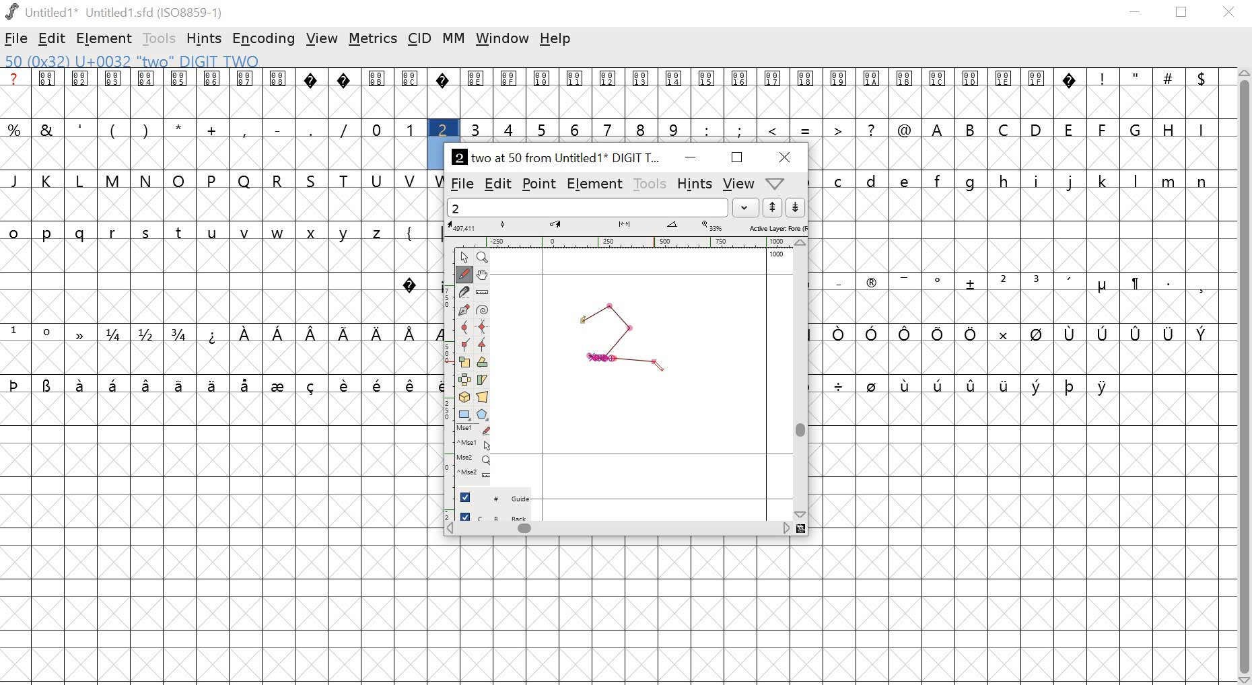 The image size is (1252, 685). I want to click on measurement, so click(625, 227).